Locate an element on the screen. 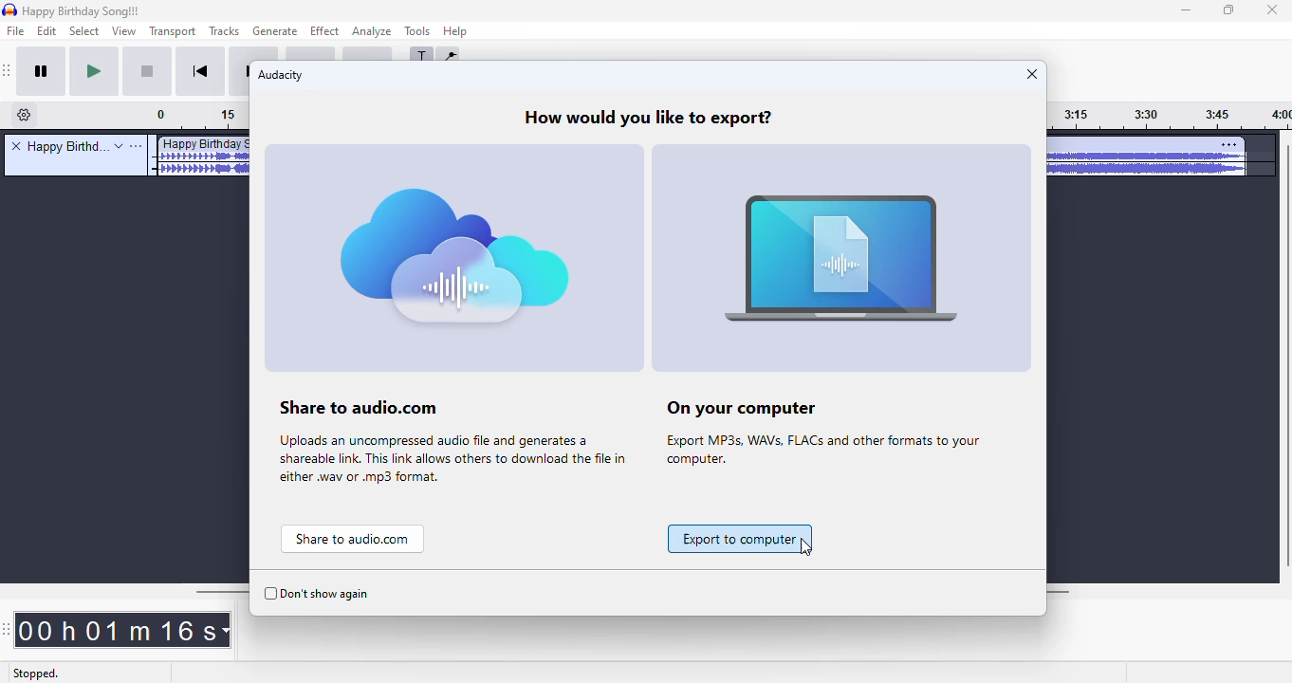  pause is located at coordinates (45, 73).